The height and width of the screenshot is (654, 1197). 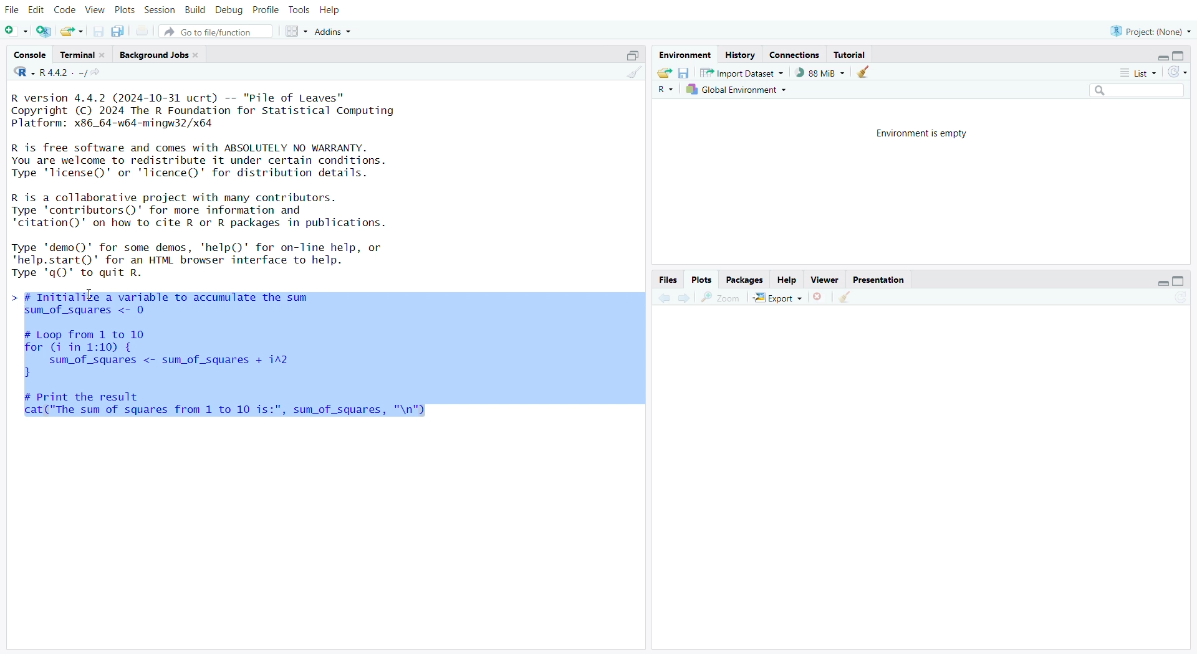 I want to click on help, so click(x=787, y=280).